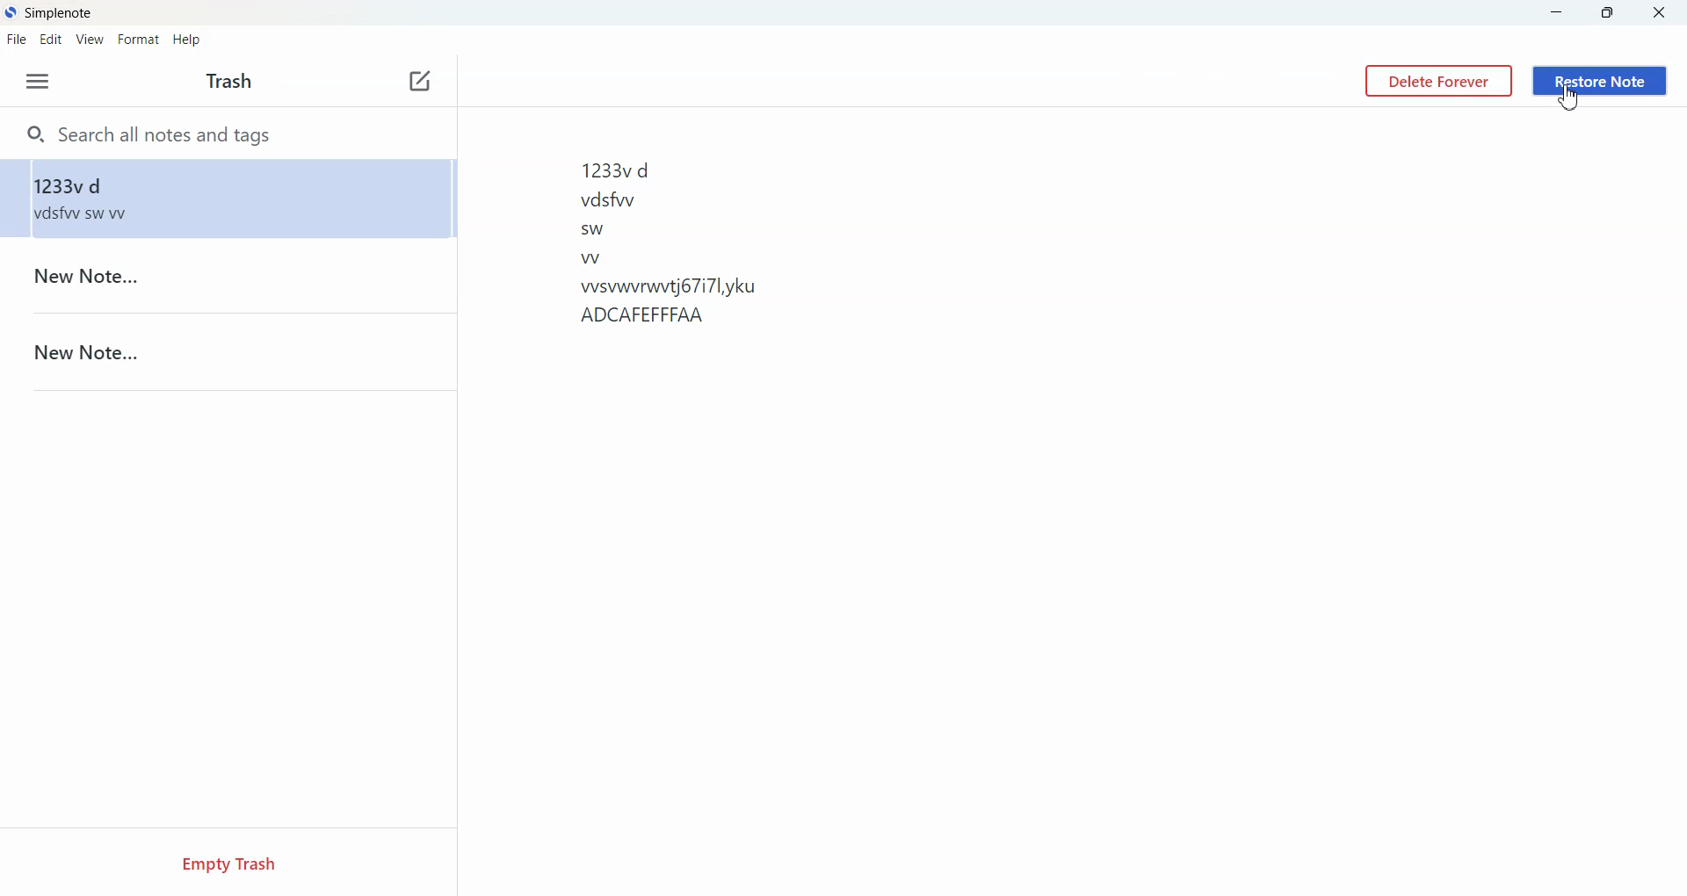 The height and width of the screenshot is (896, 1687). I want to click on 1233vd, so click(625, 171).